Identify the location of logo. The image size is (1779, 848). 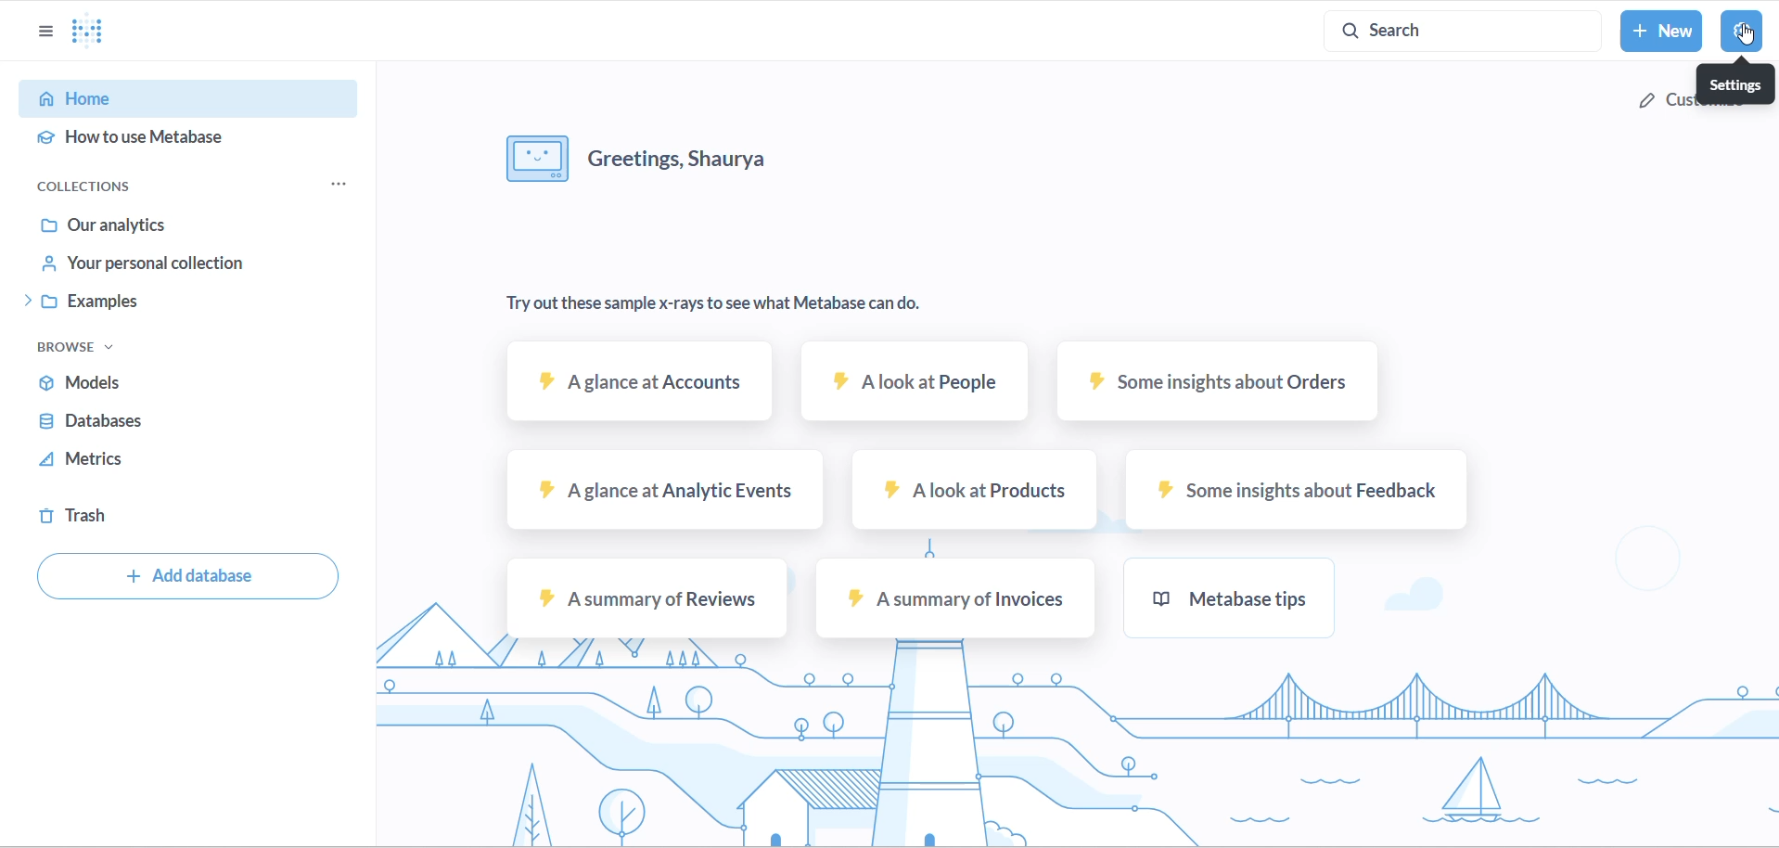
(101, 32).